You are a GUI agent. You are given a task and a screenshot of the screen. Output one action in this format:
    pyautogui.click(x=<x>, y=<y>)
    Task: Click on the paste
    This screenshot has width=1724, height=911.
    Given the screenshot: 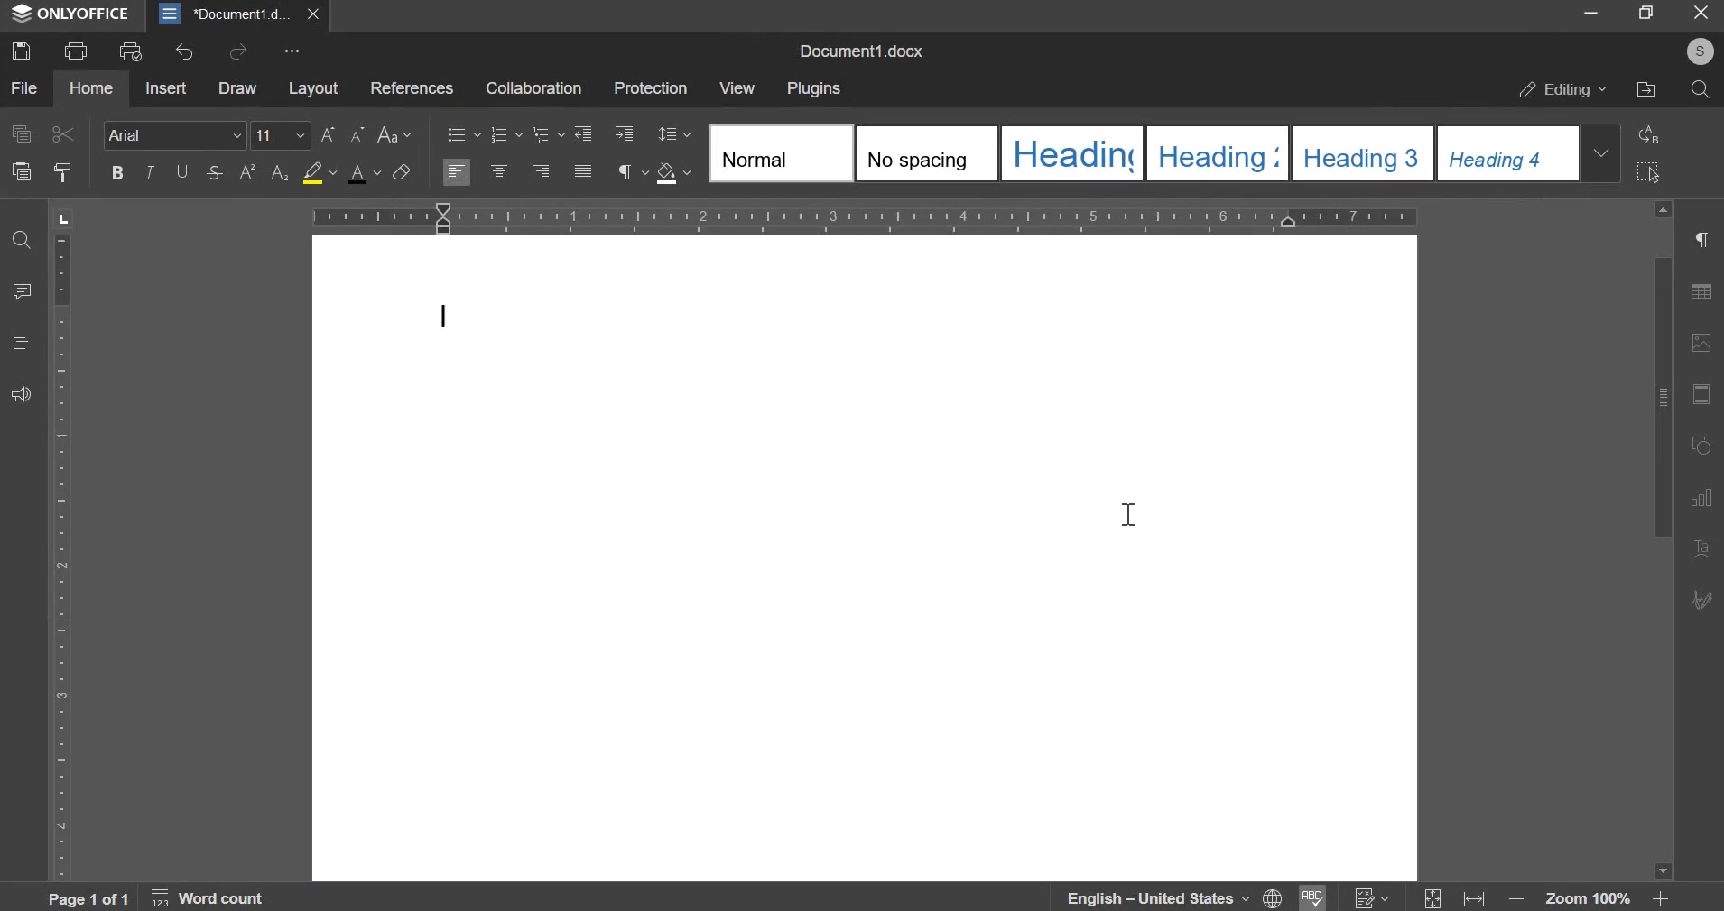 What is the action you would take?
    pyautogui.click(x=66, y=174)
    